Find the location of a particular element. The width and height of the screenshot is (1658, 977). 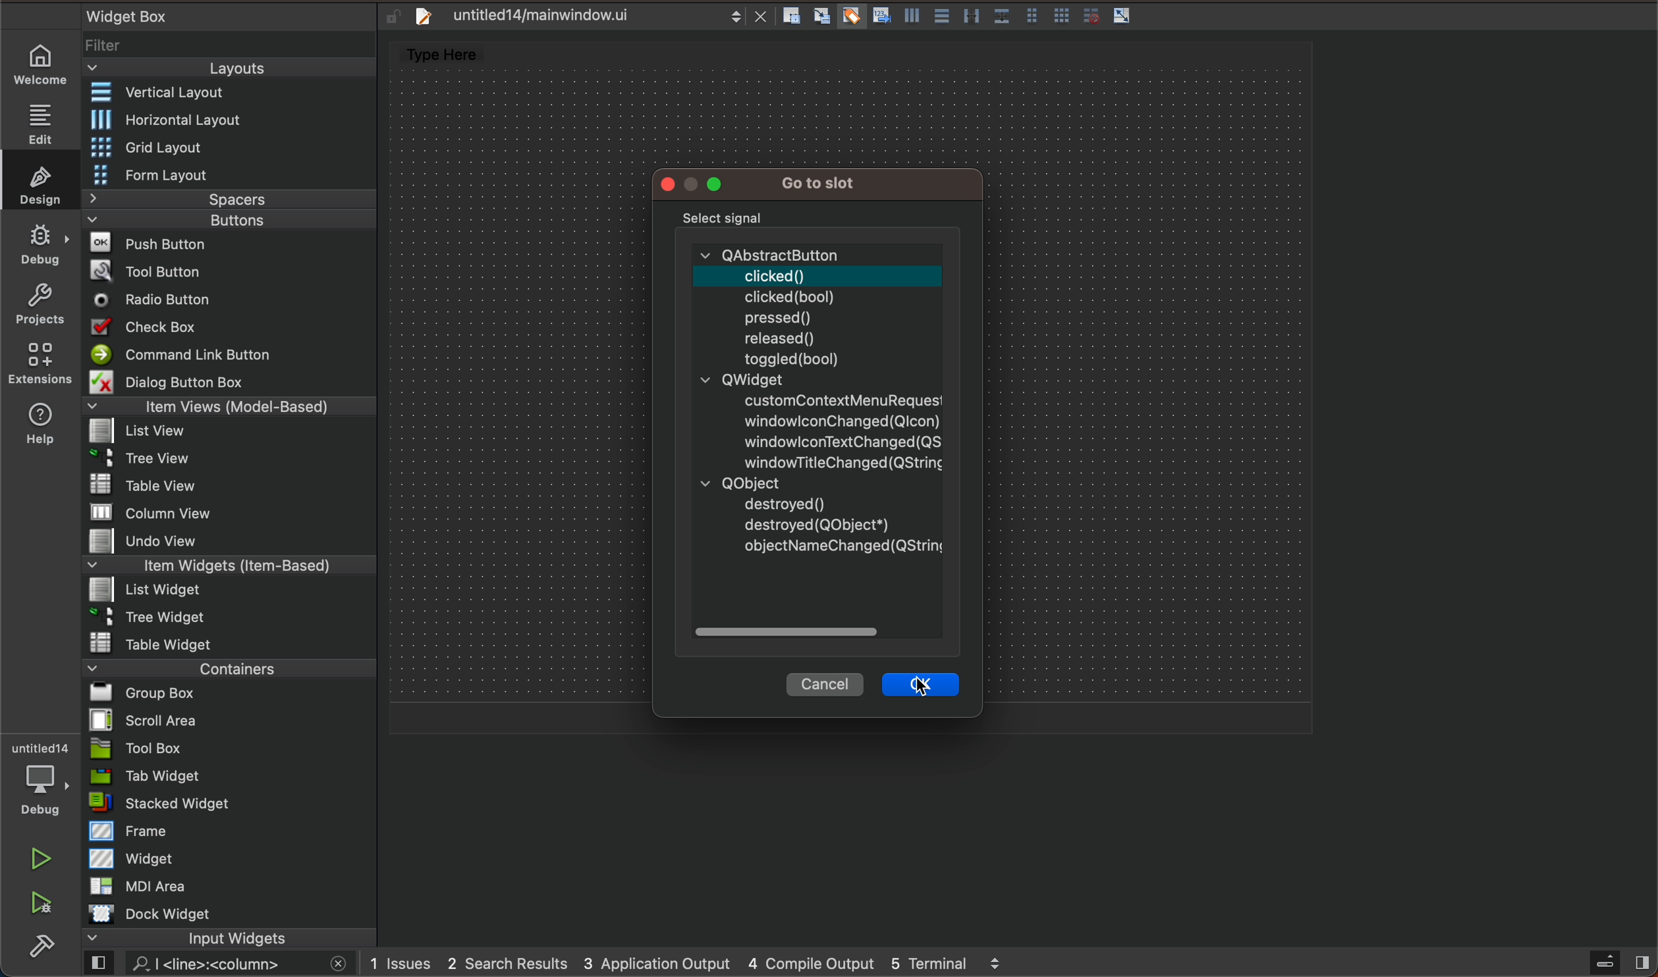

WELCOME is located at coordinates (41, 67).